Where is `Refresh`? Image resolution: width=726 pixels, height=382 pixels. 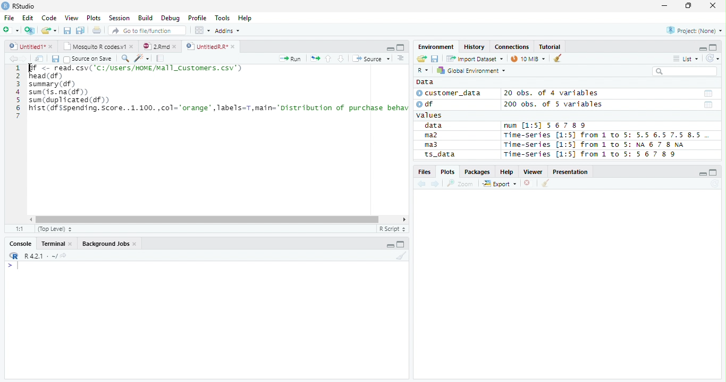 Refresh is located at coordinates (715, 184).